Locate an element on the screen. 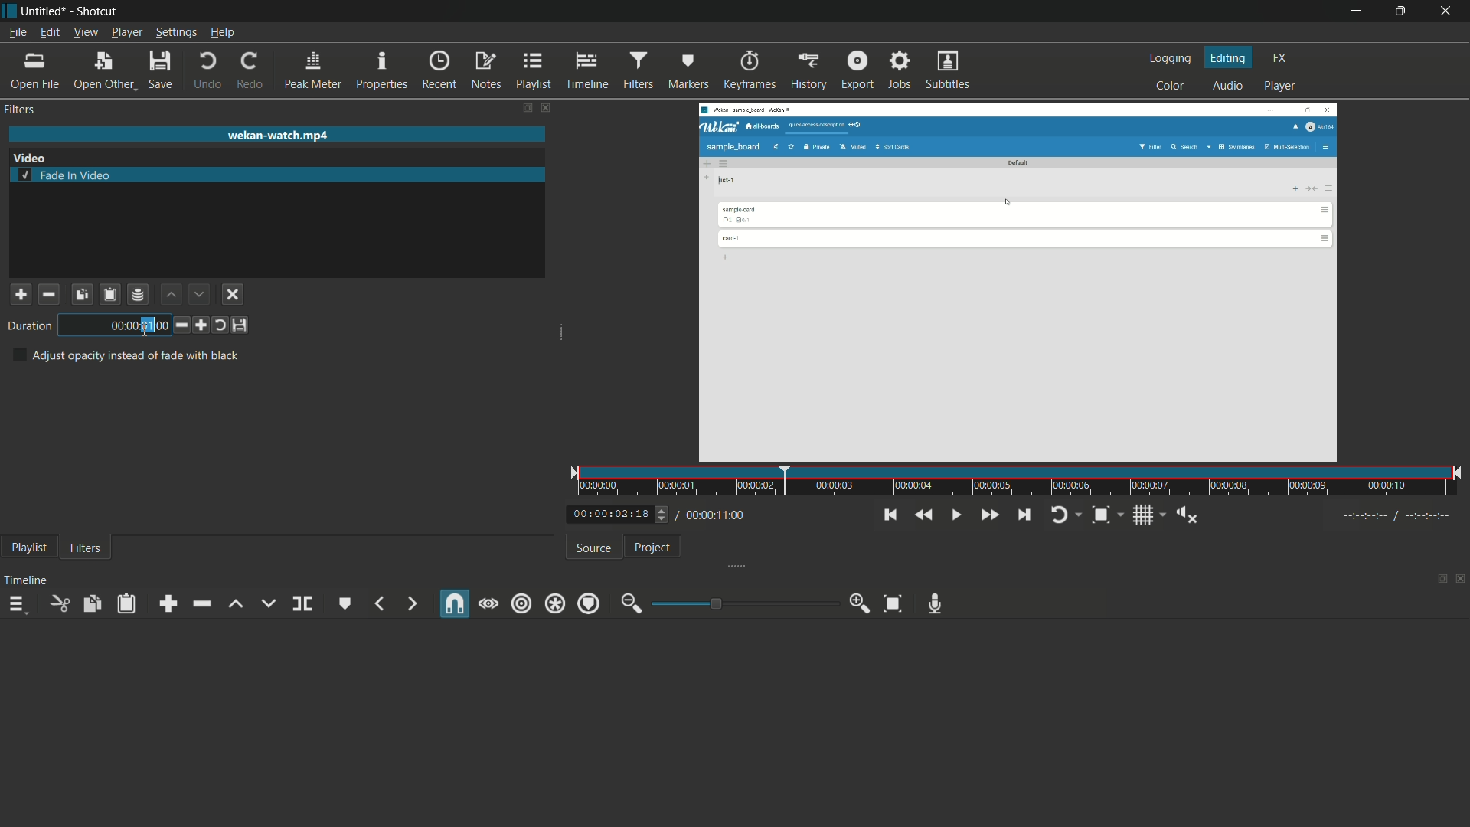 This screenshot has width=1470, height=827. fx is located at coordinates (1281, 58).